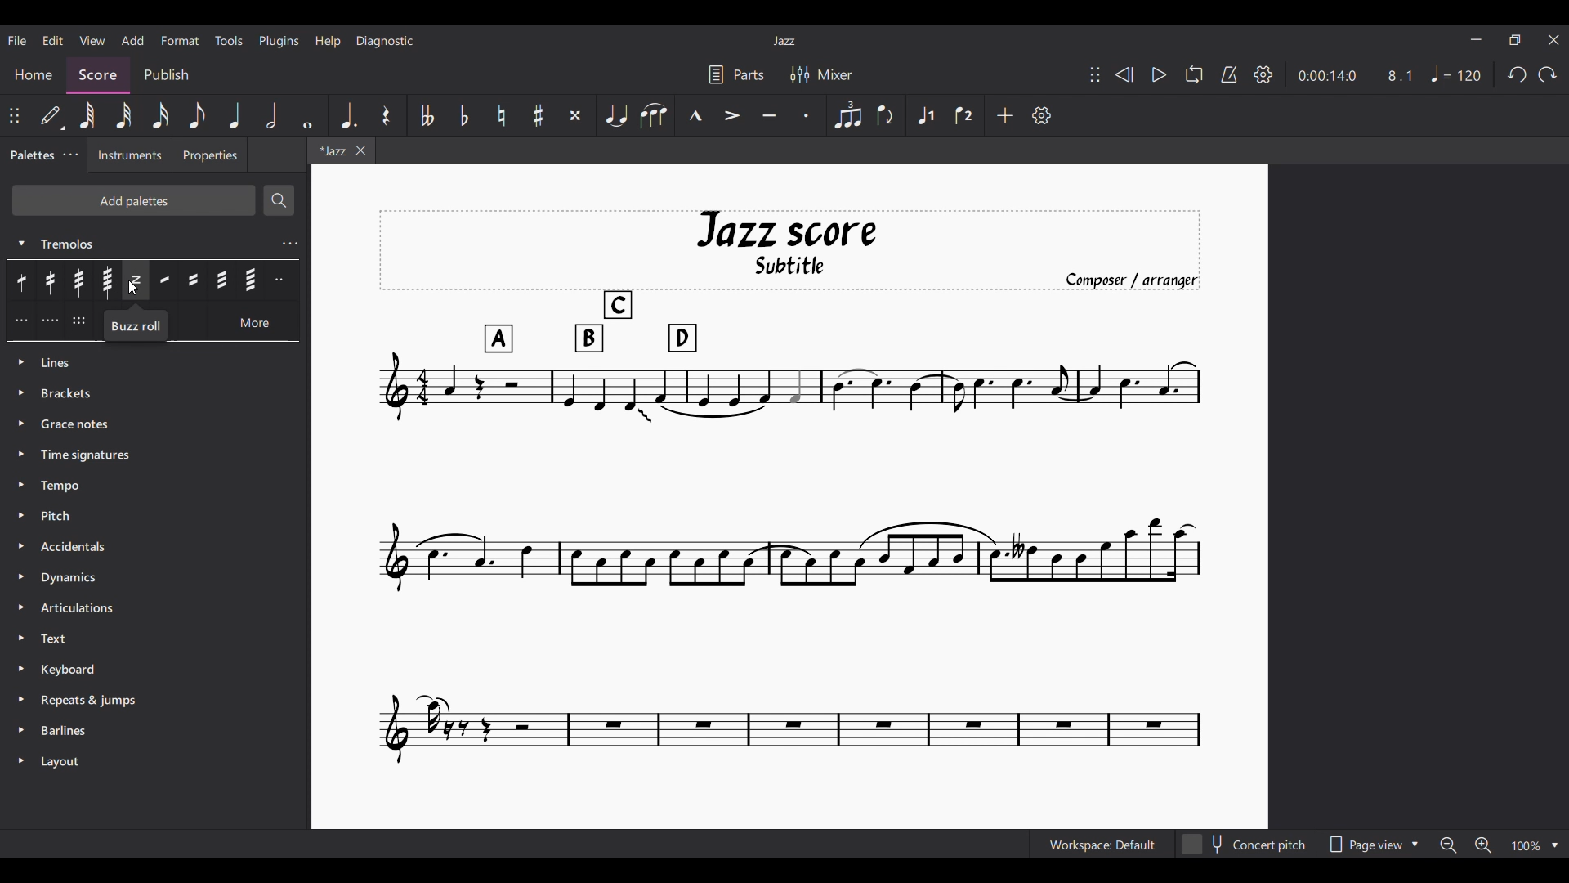 The height and width of the screenshot is (883, 1569). Describe the element at coordinates (502, 115) in the screenshot. I see `Toggle natural` at that location.